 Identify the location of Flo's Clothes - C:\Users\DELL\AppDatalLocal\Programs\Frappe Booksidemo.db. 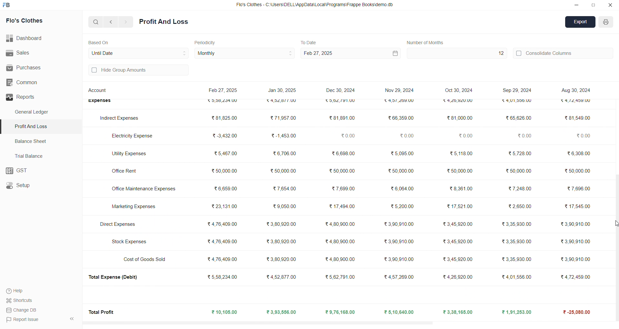
(316, 5).